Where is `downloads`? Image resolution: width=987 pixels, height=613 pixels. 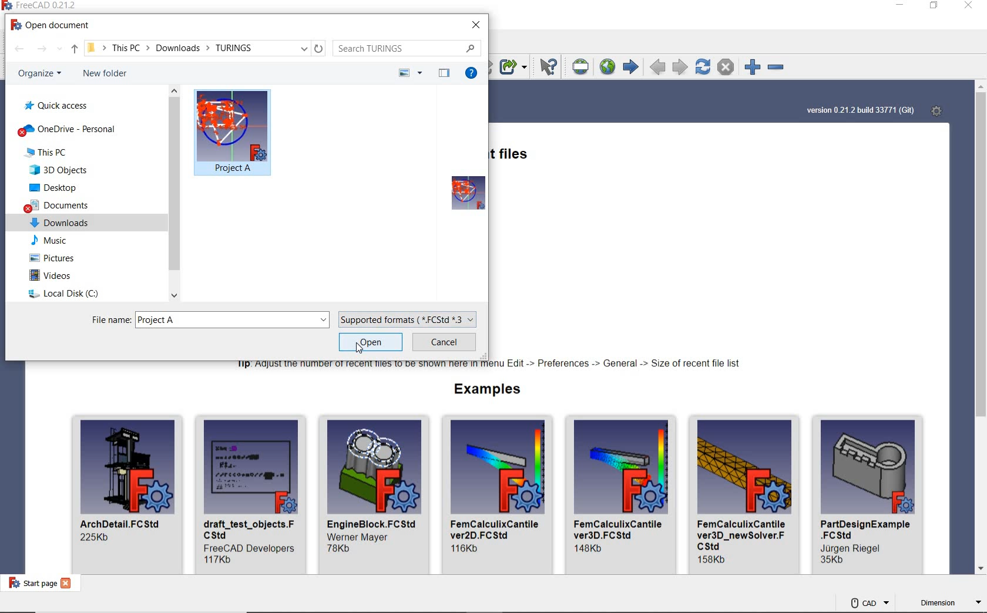 downloads is located at coordinates (60, 223).